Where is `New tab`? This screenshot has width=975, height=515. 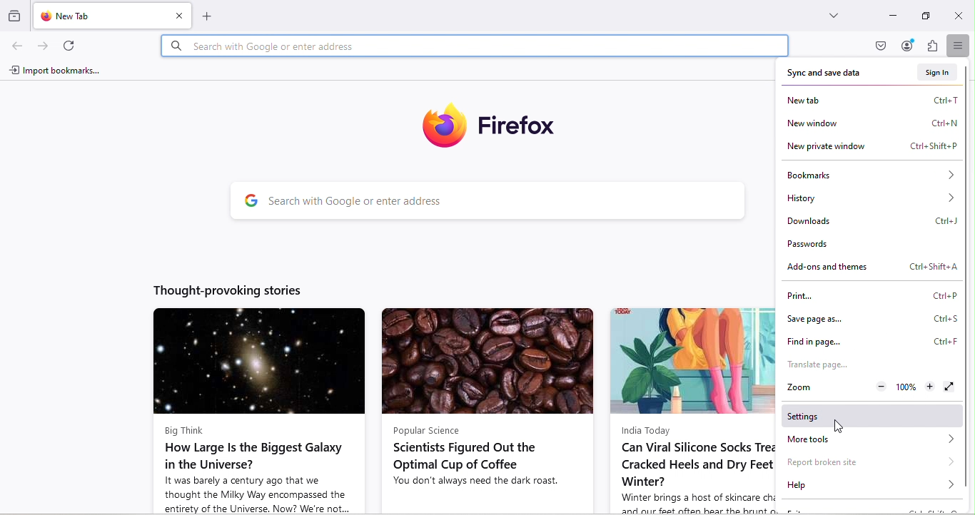
New tab is located at coordinates (871, 101).